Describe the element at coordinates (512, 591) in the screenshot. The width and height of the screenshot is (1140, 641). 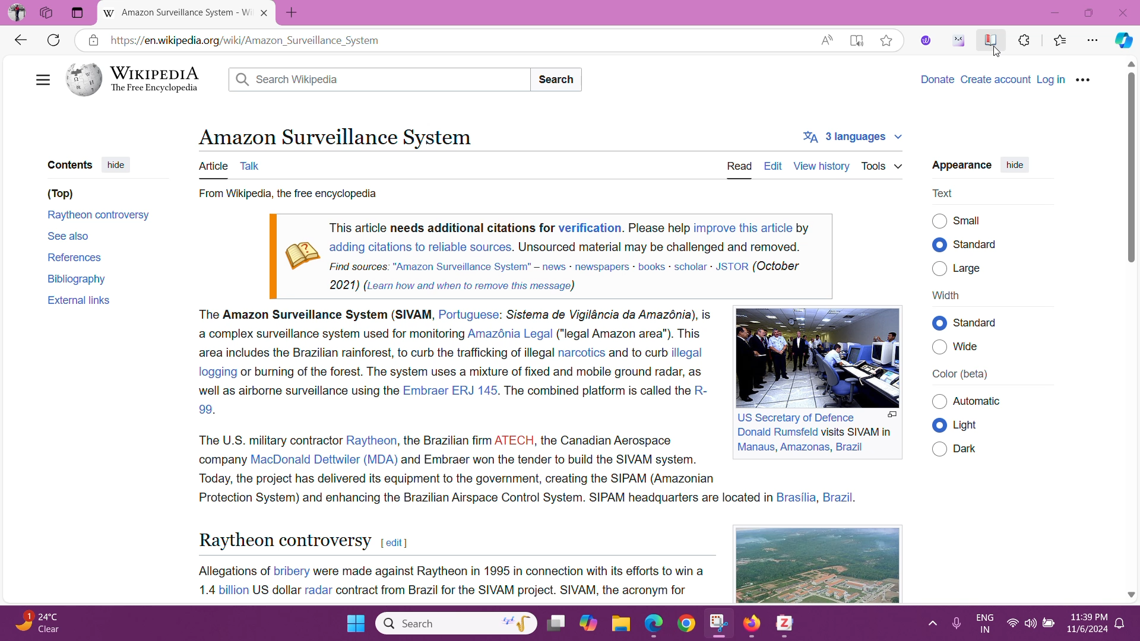
I see `contract from Brazil for the SIVAM project. SIVAM, the acronym for` at that location.